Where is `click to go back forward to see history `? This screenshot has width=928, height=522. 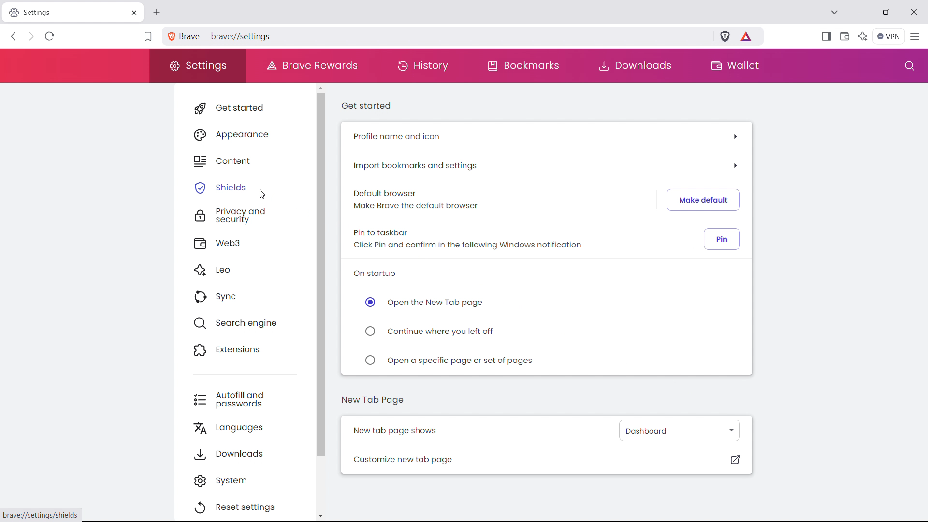
click to go back forward to see history  is located at coordinates (30, 36).